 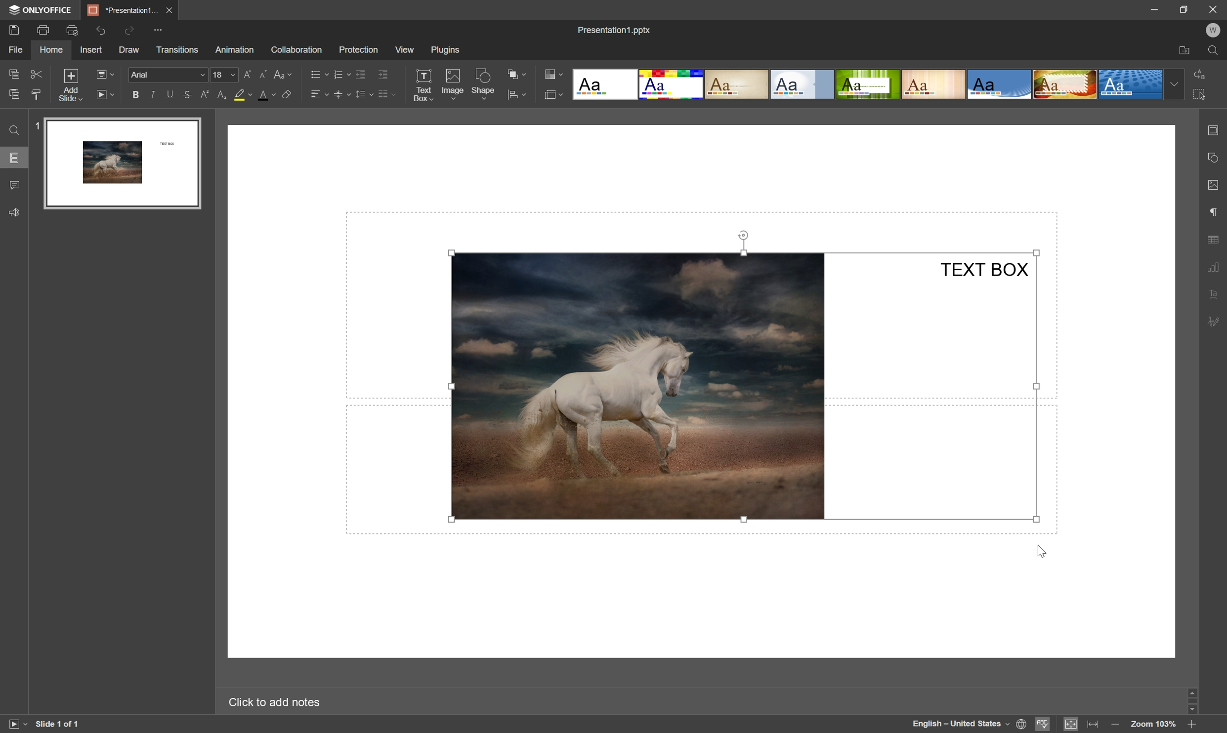 What do you see at coordinates (361, 75) in the screenshot?
I see `decrease indent` at bounding box center [361, 75].